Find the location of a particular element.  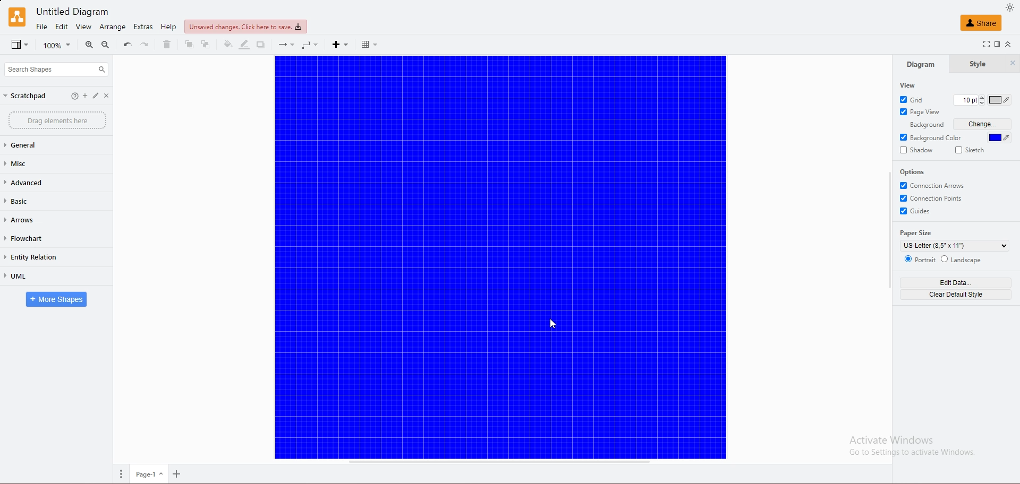

basic is located at coordinates (41, 202).